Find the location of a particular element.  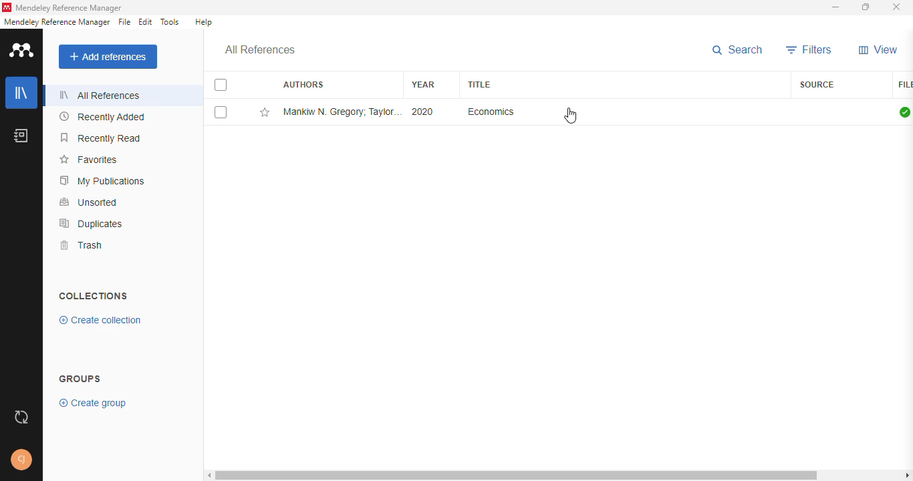

my publications is located at coordinates (102, 180).